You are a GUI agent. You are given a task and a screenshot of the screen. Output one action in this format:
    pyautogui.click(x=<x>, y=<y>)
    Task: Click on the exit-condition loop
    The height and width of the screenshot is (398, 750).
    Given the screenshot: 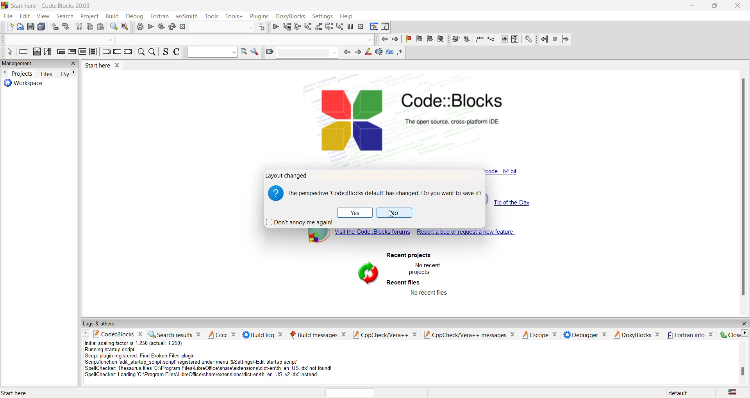 What is the action you would take?
    pyautogui.click(x=72, y=52)
    